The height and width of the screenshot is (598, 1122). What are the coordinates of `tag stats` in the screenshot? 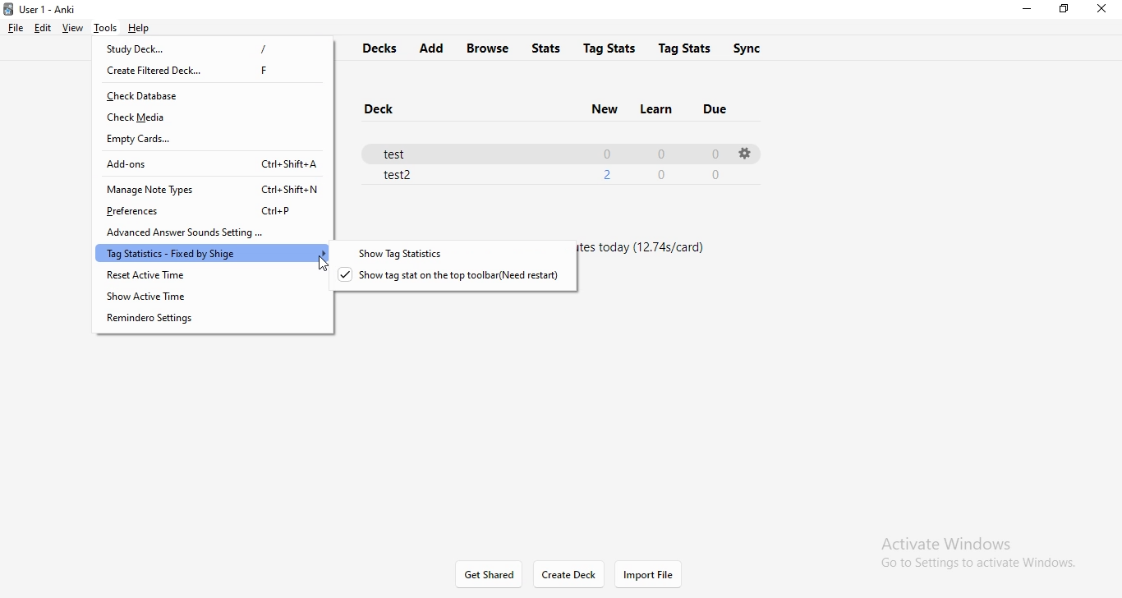 It's located at (605, 48).